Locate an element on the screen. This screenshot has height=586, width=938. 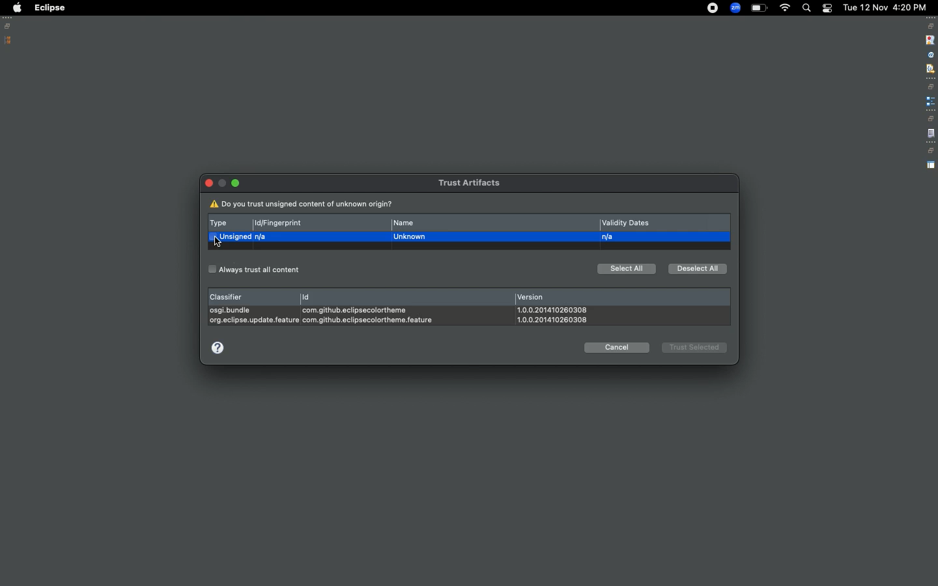
Name is located at coordinates (412, 223).